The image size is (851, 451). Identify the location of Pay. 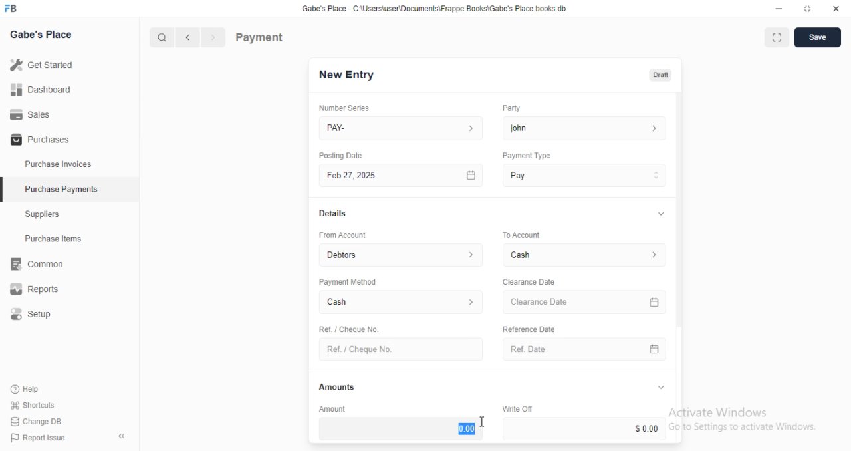
(585, 175).